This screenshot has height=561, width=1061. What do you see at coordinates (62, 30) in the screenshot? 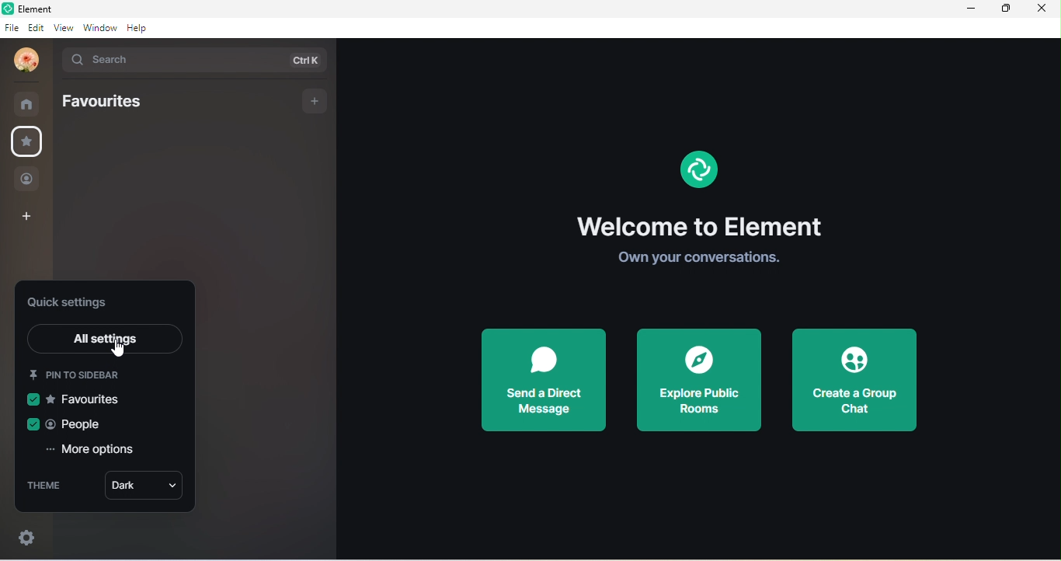
I see `view` at bounding box center [62, 30].